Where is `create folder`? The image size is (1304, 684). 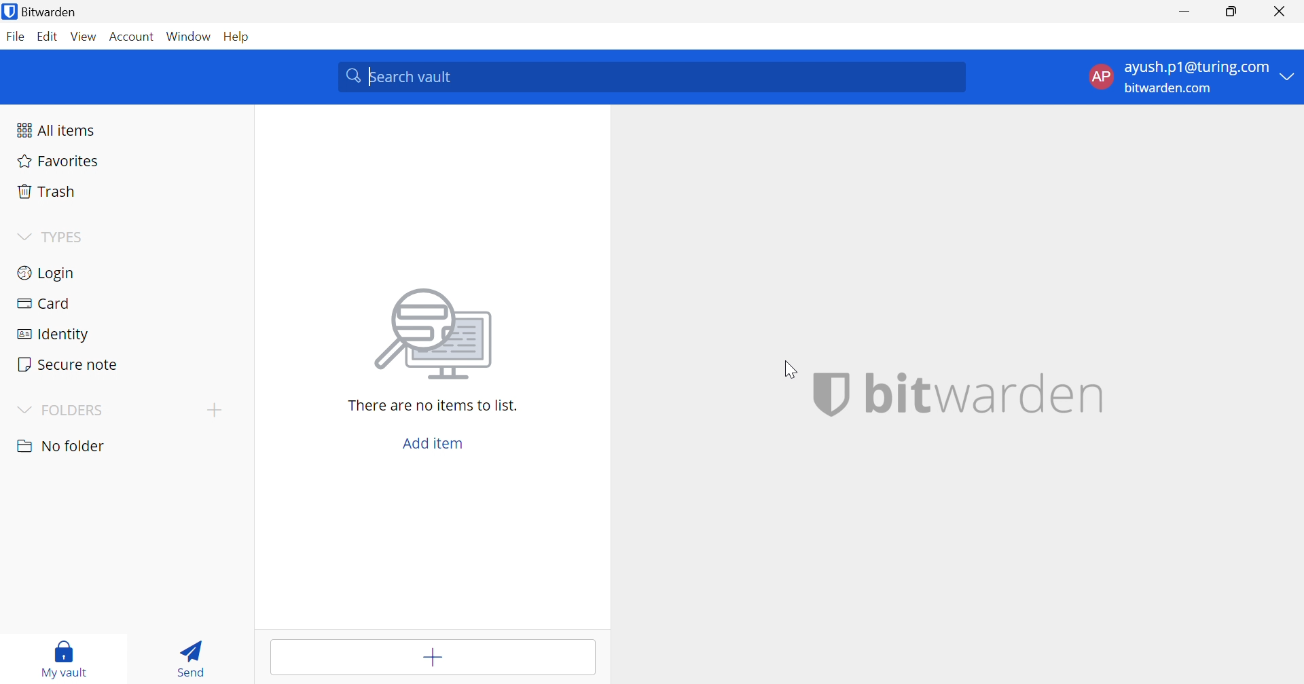 create folder is located at coordinates (213, 409).